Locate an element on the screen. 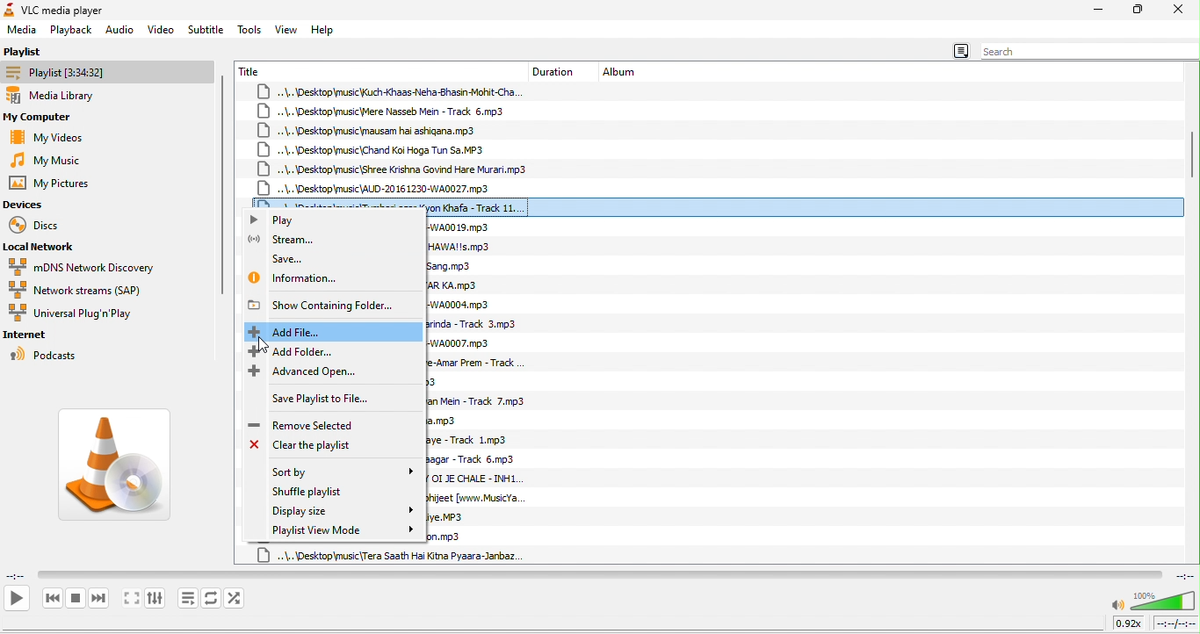 This screenshot has height=634, width=1200. sort by is located at coordinates (340, 472).